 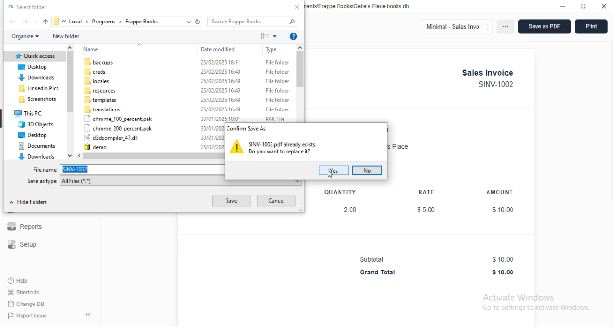 I want to click on previous locations, so click(x=188, y=22).